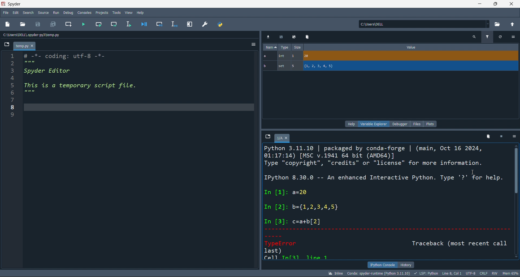  What do you see at coordinates (378, 273) in the screenshot?
I see `CONDA:SPYDER-RUNTIME(PYTHON 3.11.10)` at bounding box center [378, 273].